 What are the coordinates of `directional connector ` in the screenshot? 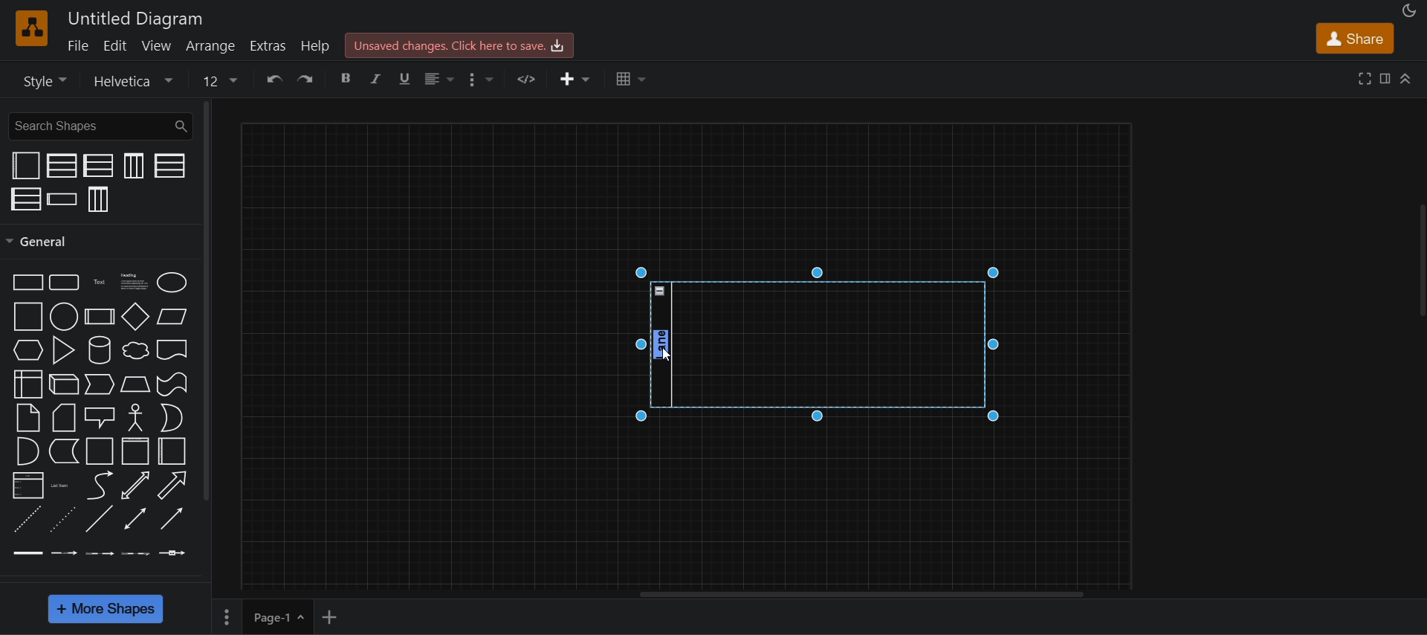 It's located at (172, 519).